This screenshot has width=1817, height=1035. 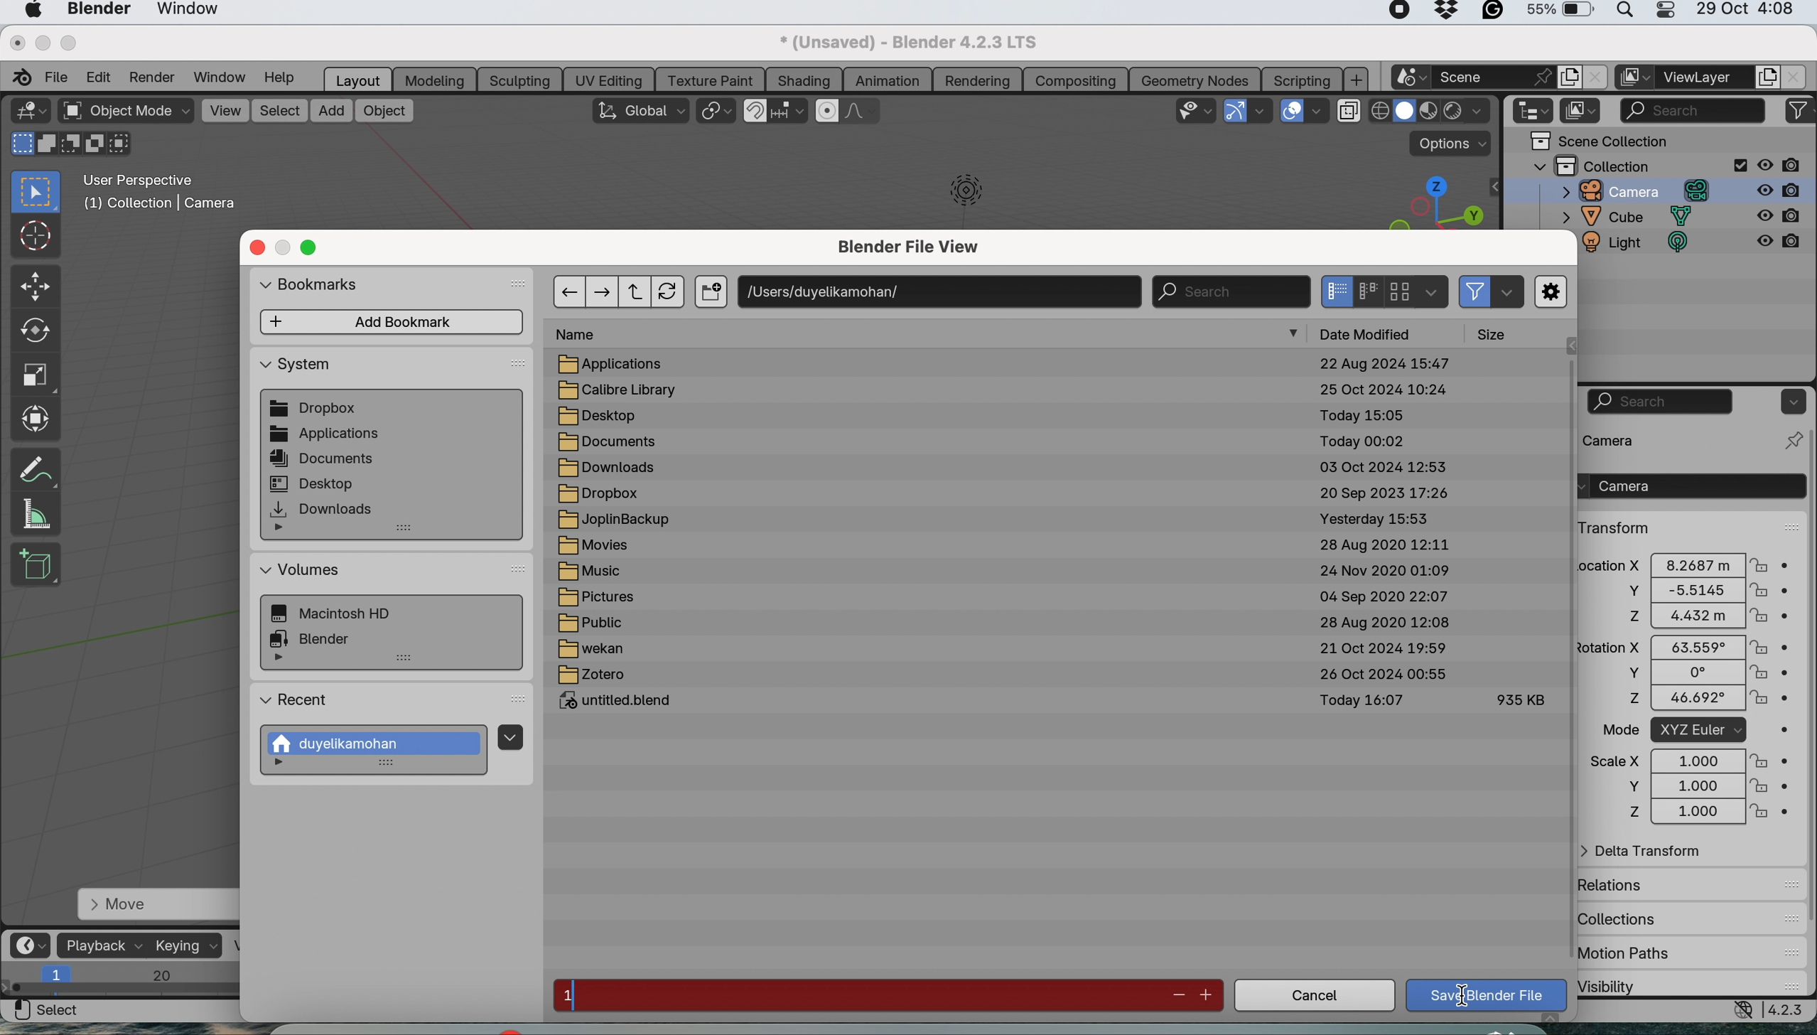 I want to click on cursor, so click(x=33, y=235).